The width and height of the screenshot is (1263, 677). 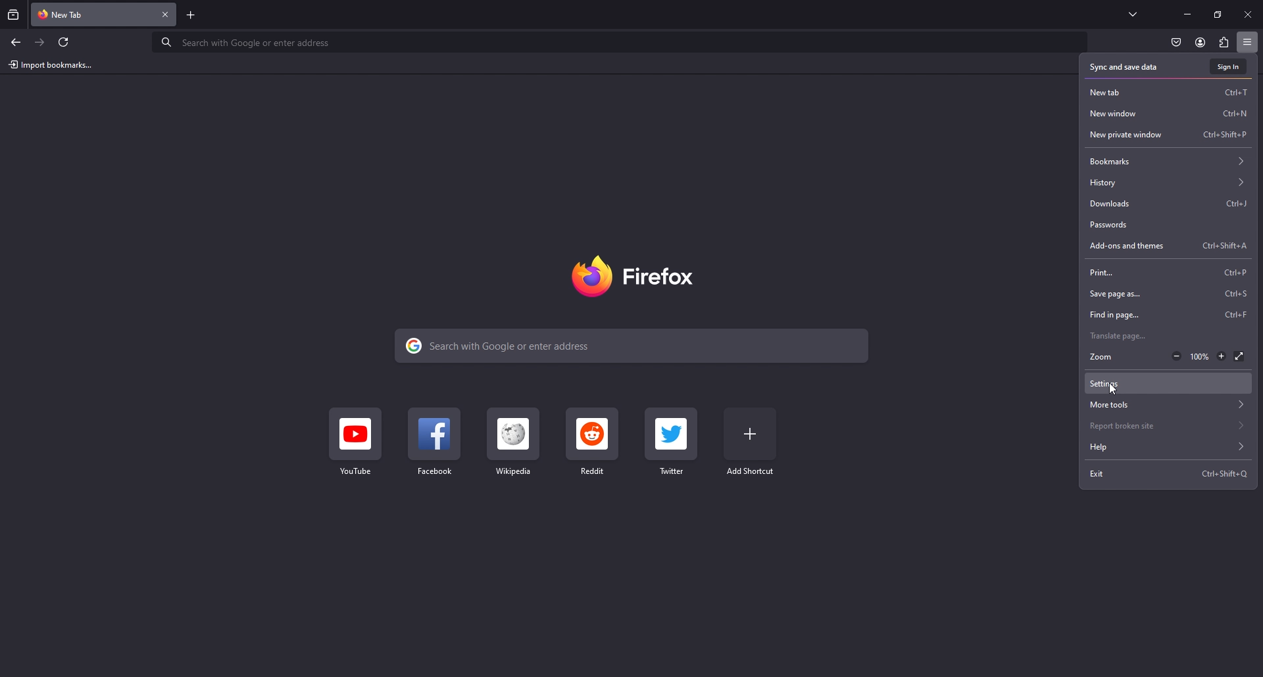 What do you see at coordinates (14, 14) in the screenshot?
I see `recent browsing` at bounding box center [14, 14].